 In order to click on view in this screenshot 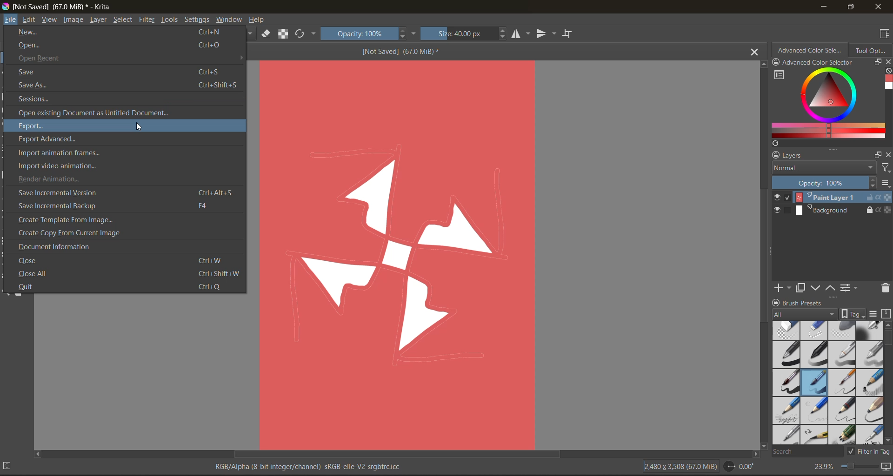, I will do `click(49, 20)`.